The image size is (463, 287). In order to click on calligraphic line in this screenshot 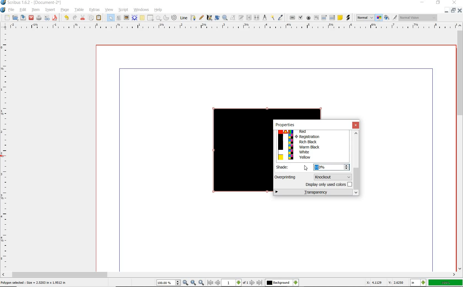, I will do `click(209, 18)`.